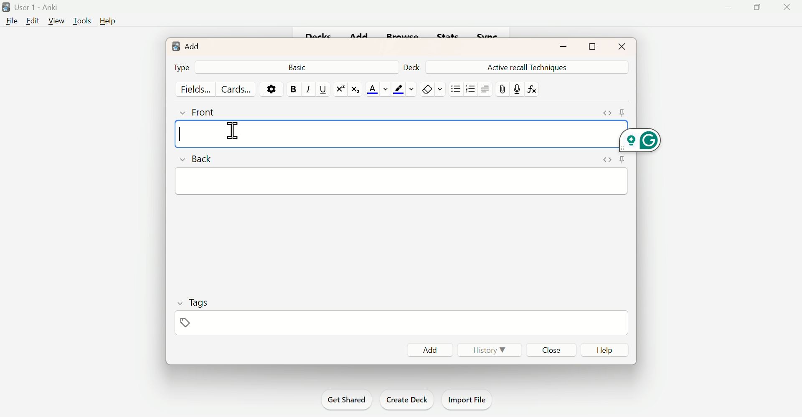 The height and width of the screenshot is (417, 802). Describe the element at coordinates (786, 7) in the screenshot. I see `Close` at that location.